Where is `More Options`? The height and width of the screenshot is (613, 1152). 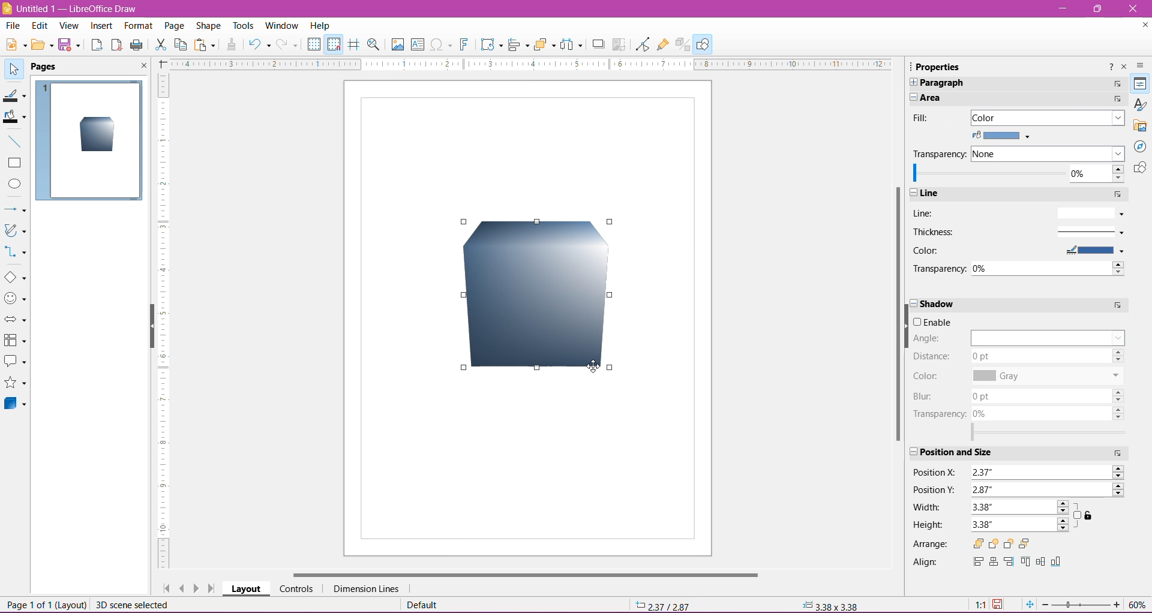
More Options is located at coordinates (1120, 453).